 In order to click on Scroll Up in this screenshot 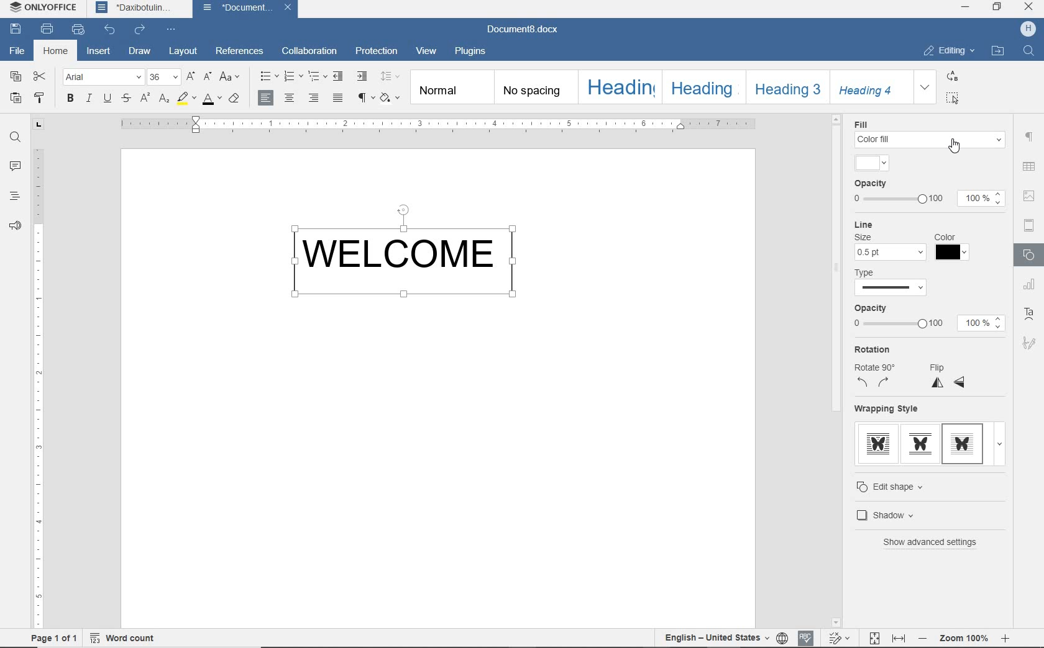, I will do `click(836, 119)`.